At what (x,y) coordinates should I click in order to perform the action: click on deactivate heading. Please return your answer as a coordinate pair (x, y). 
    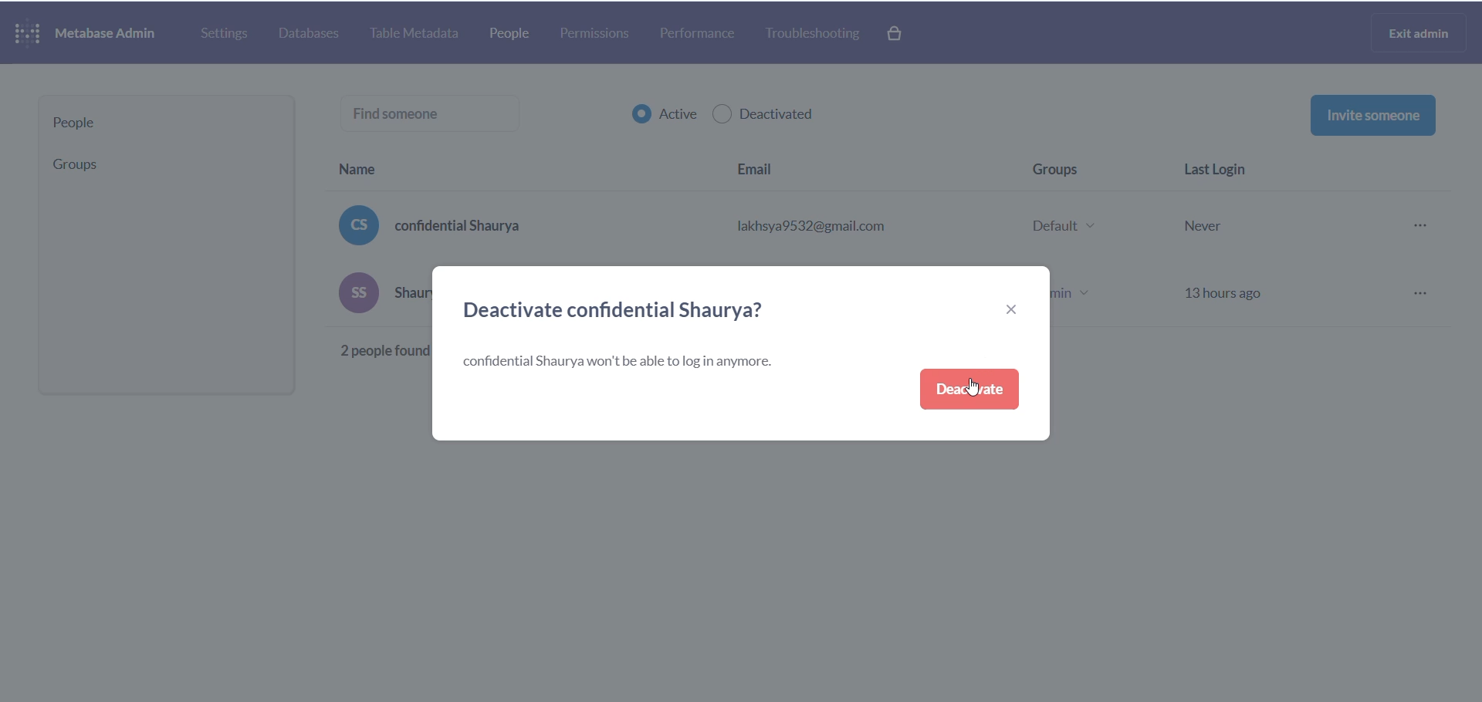
    Looking at the image, I should click on (619, 308).